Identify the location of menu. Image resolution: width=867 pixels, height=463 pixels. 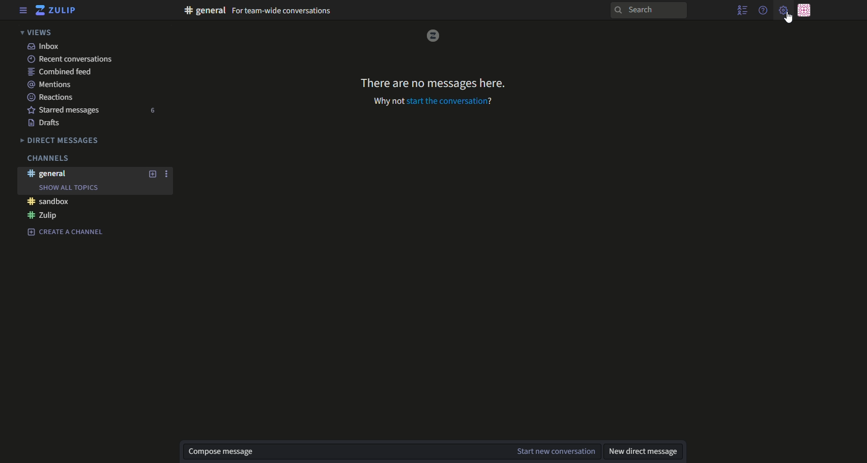
(23, 10).